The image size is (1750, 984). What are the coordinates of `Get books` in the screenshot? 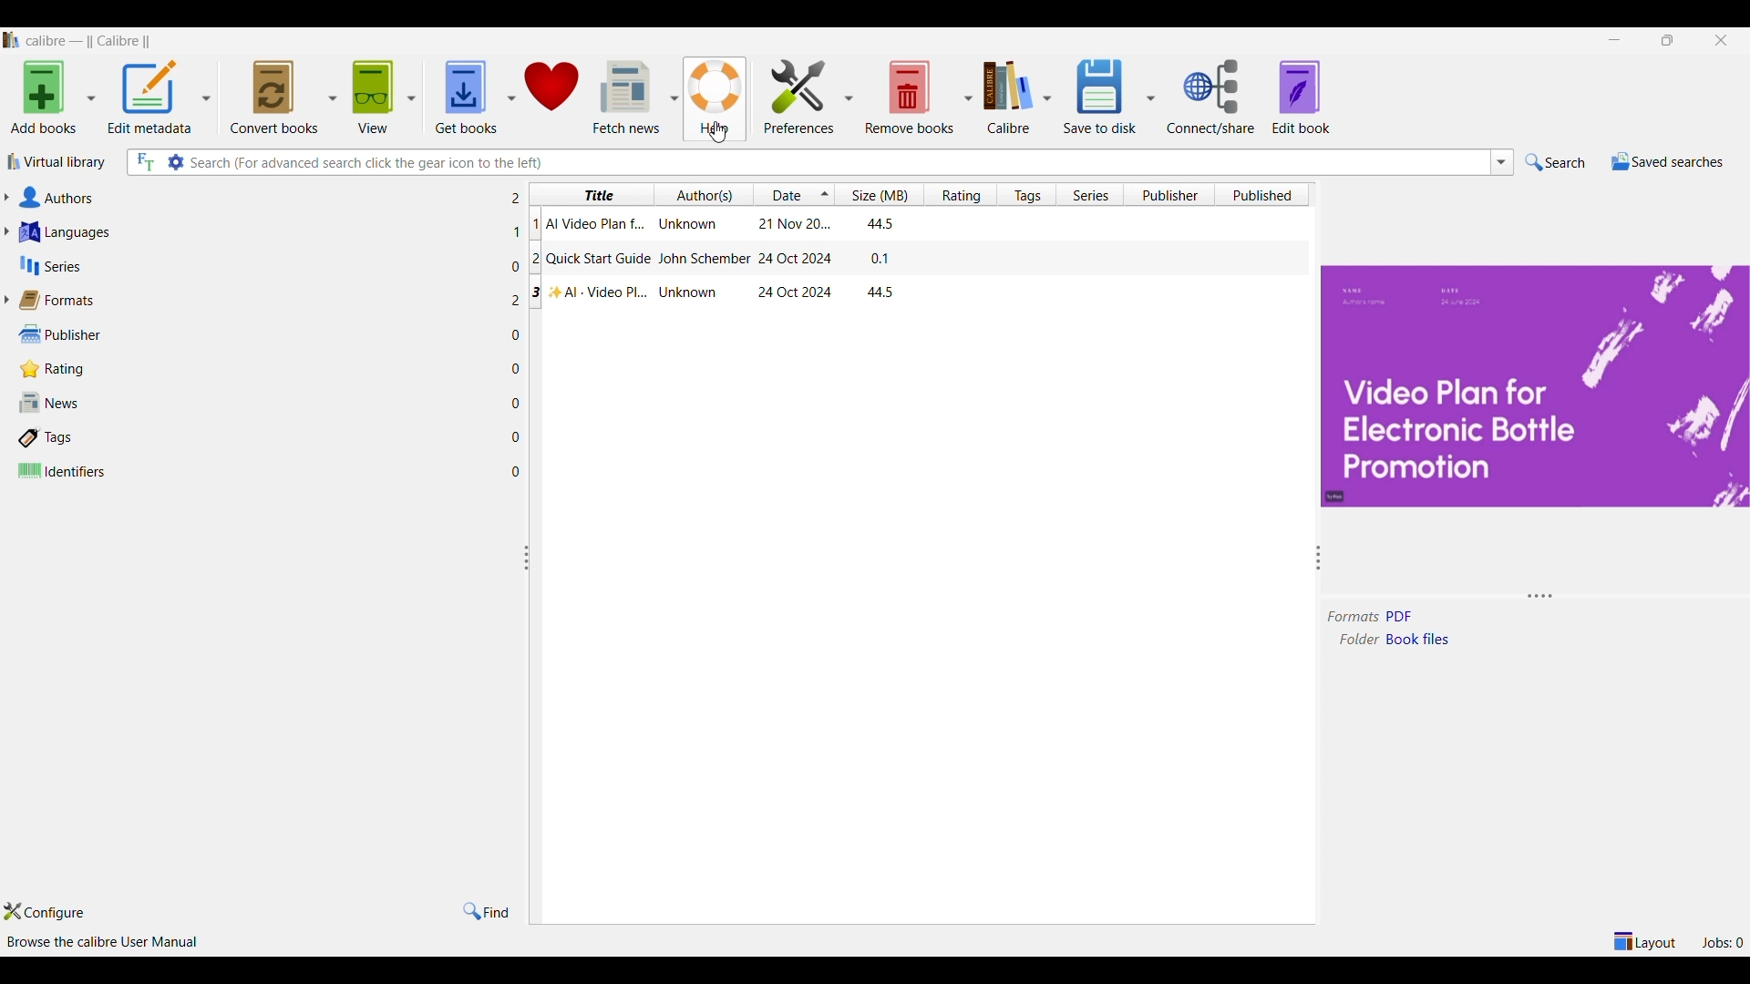 It's located at (467, 97).